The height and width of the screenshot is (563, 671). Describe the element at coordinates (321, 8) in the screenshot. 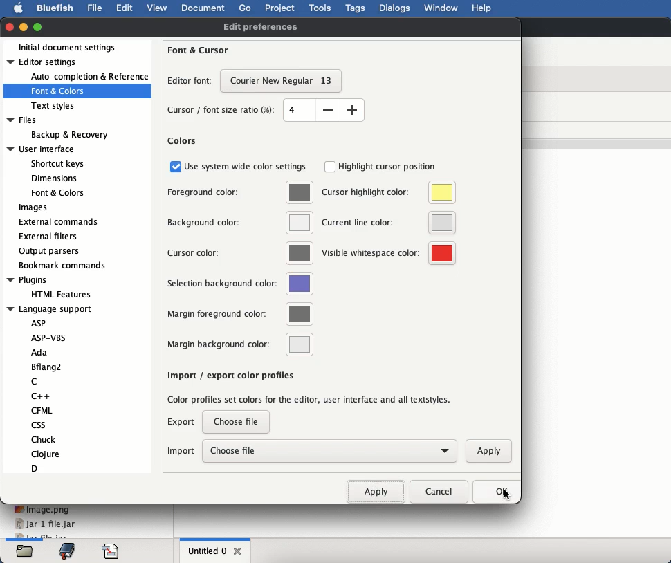

I see `tools` at that location.